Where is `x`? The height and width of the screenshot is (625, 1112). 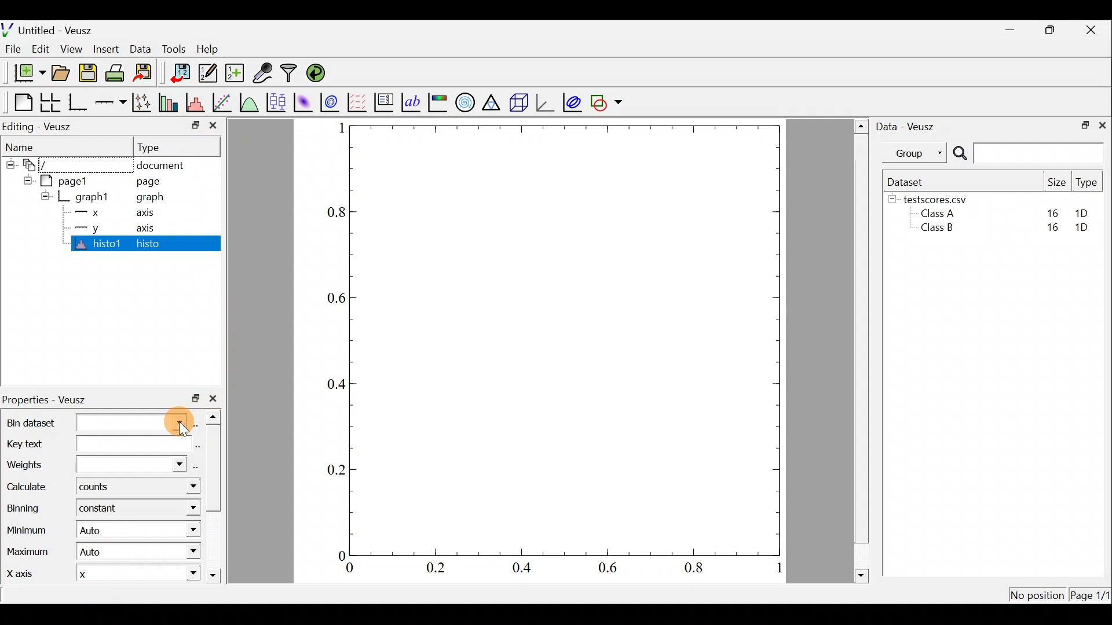
x is located at coordinates (90, 575).